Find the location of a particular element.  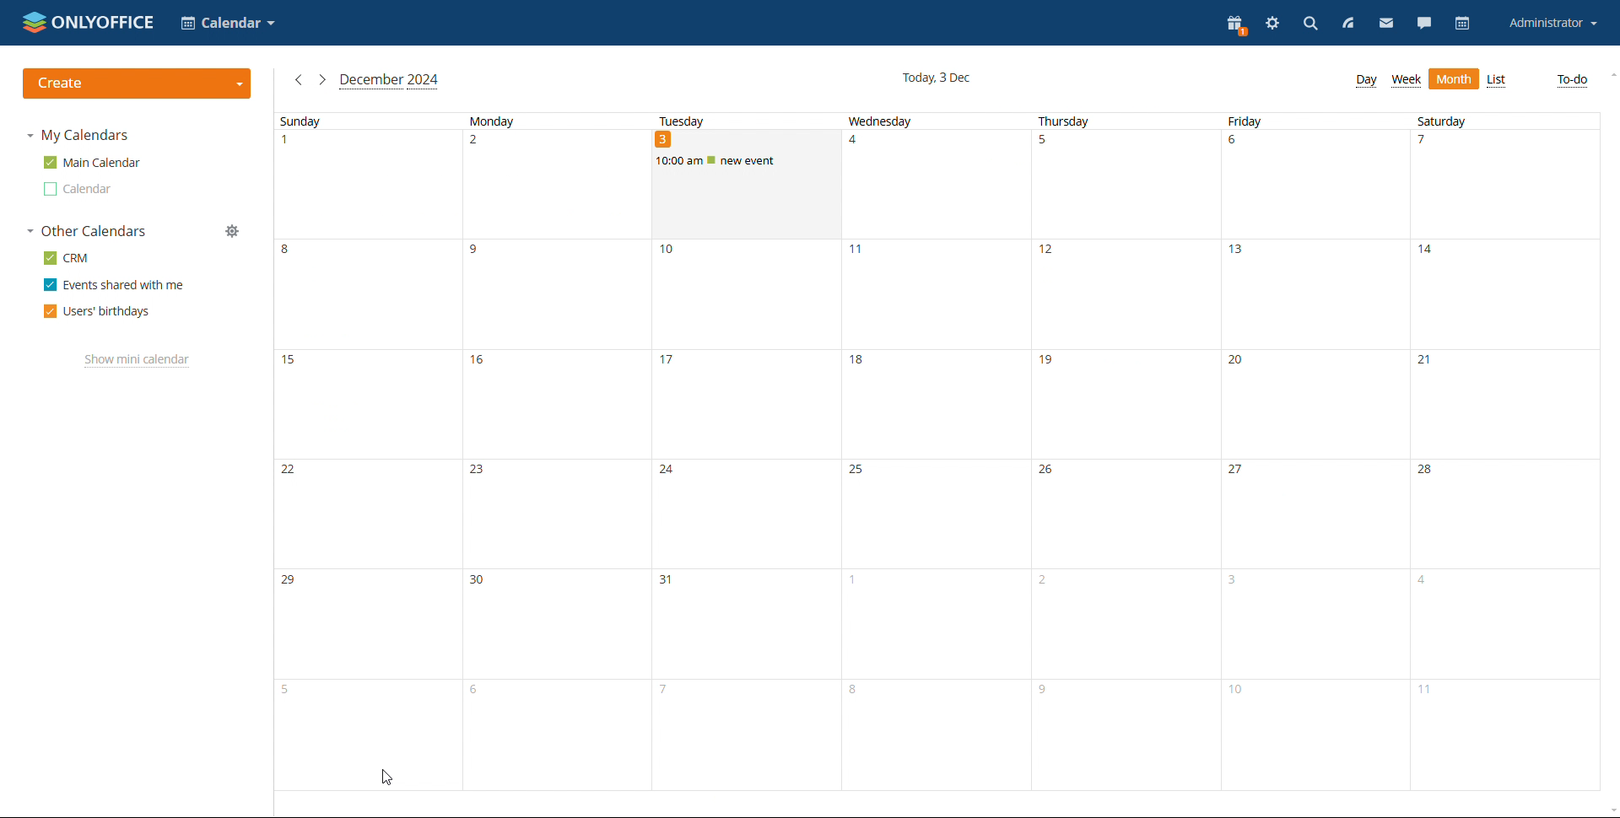

scroll up is located at coordinates (1610, 75).